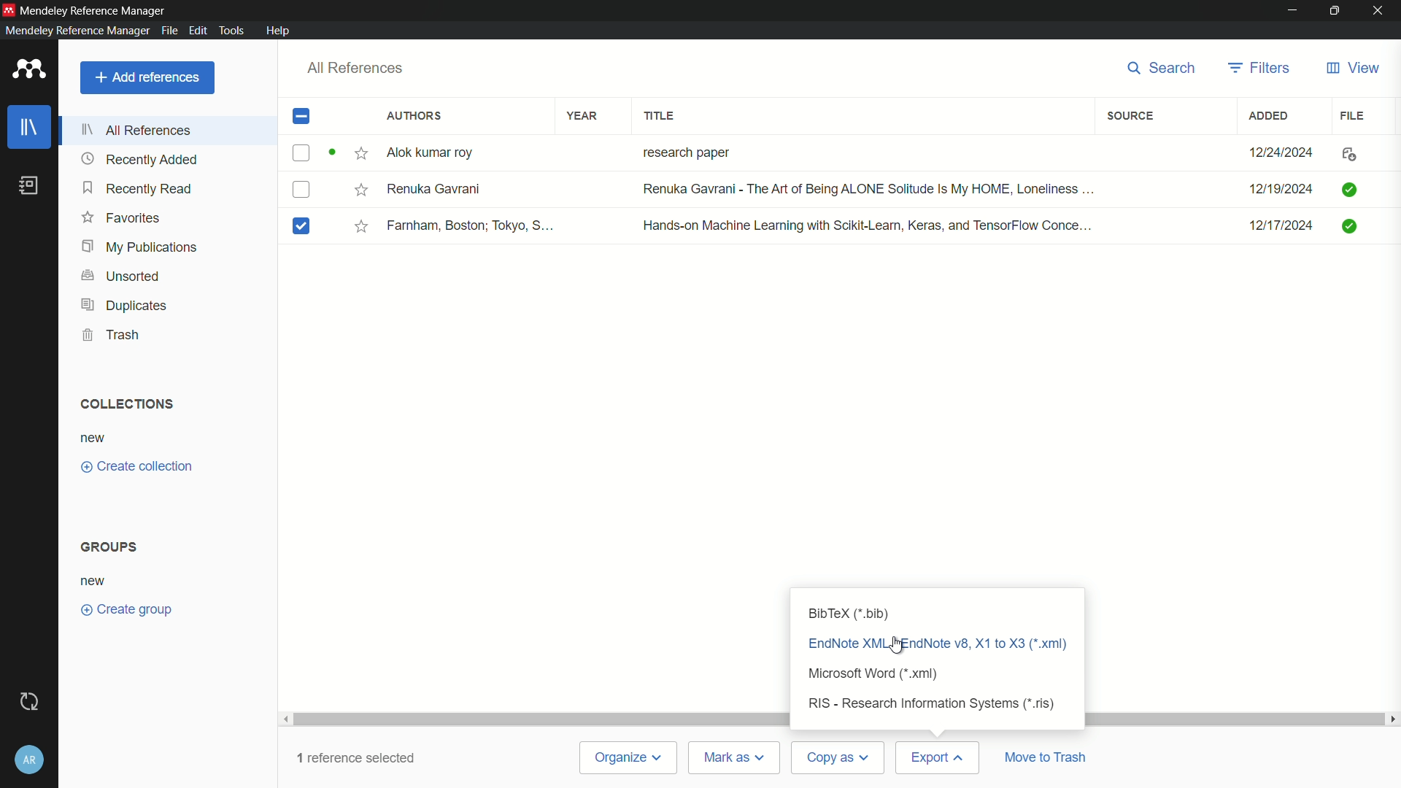 The width and height of the screenshot is (1401, 788). Describe the element at coordinates (413, 116) in the screenshot. I see `authors` at that location.